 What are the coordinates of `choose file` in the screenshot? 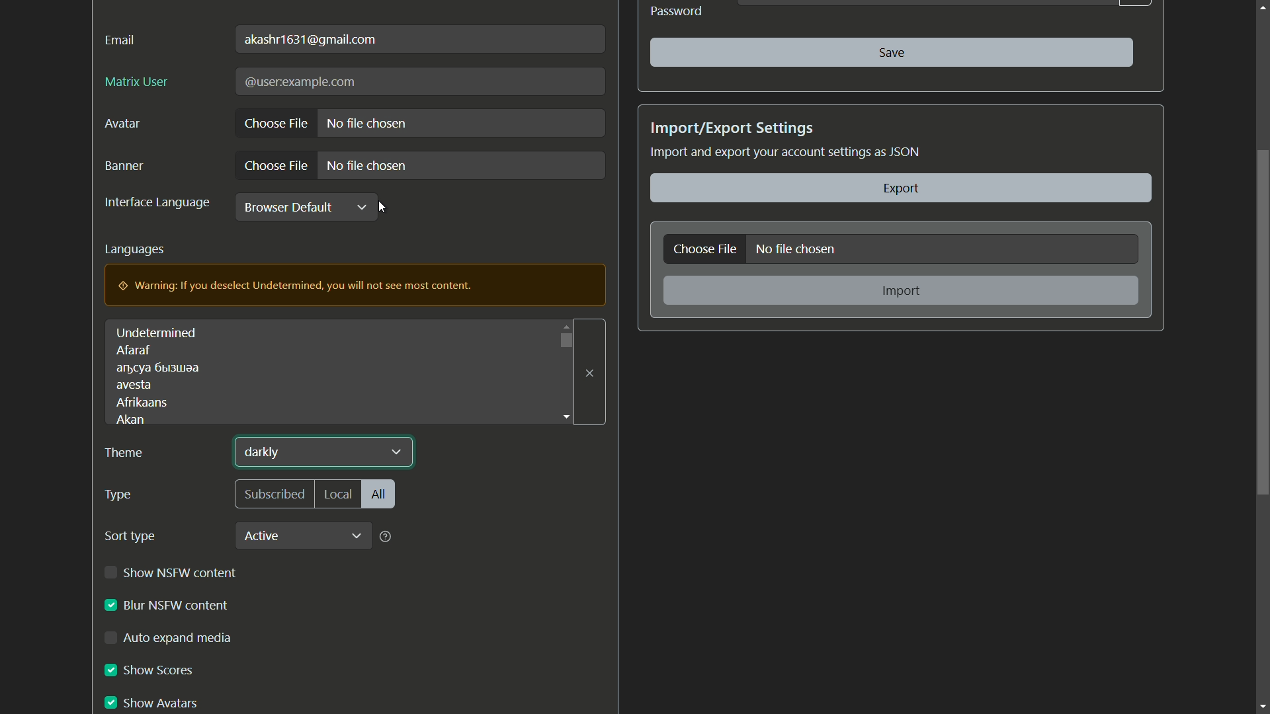 It's located at (706, 251).